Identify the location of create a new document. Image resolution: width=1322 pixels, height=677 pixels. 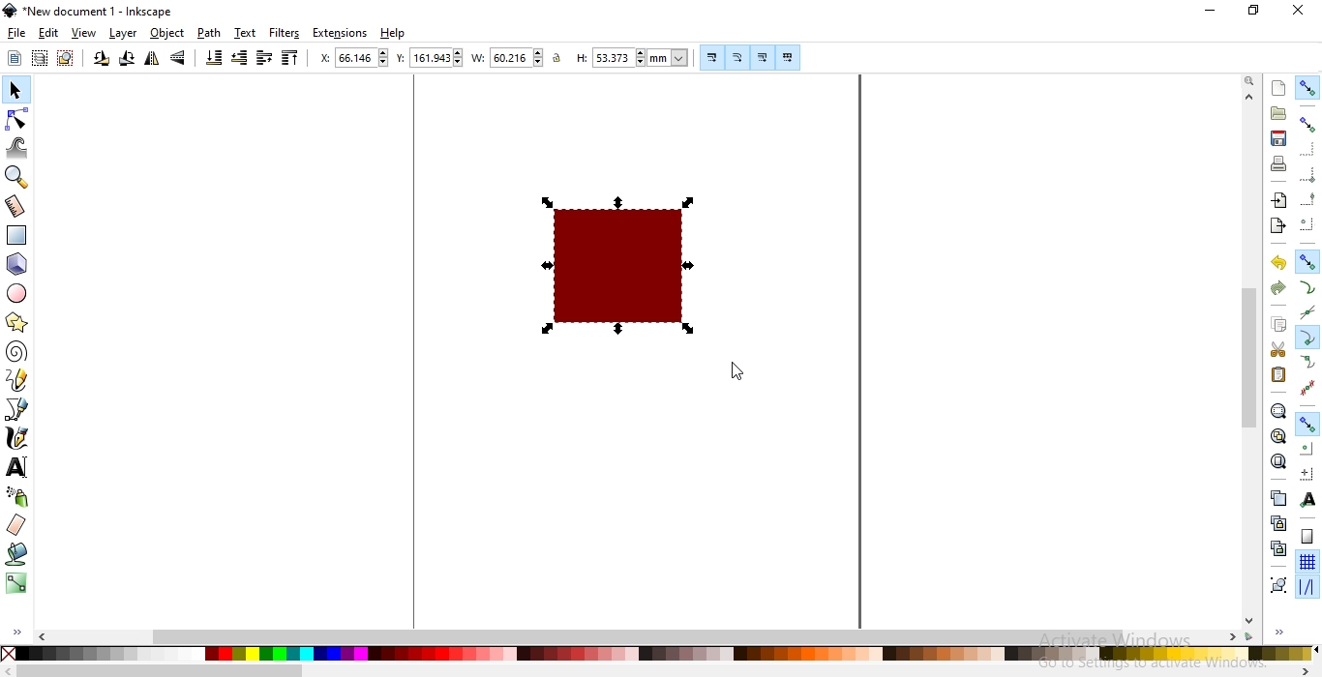
(1279, 88).